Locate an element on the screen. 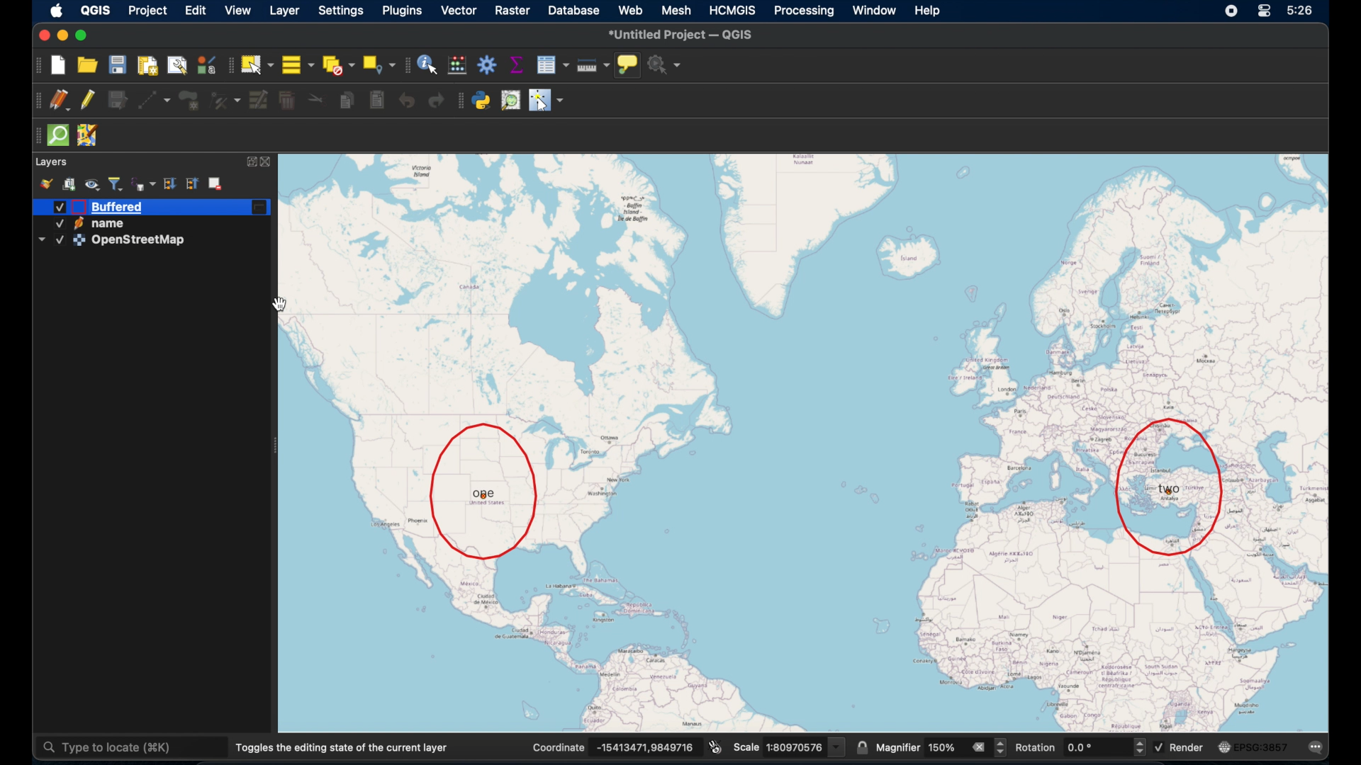  raster is located at coordinates (510, 10).